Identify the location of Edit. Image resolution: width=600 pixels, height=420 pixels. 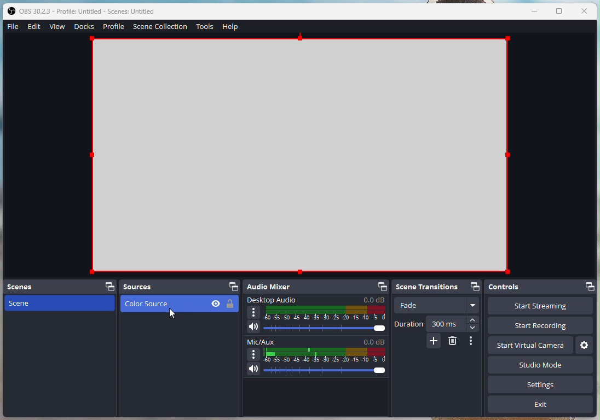
(36, 27).